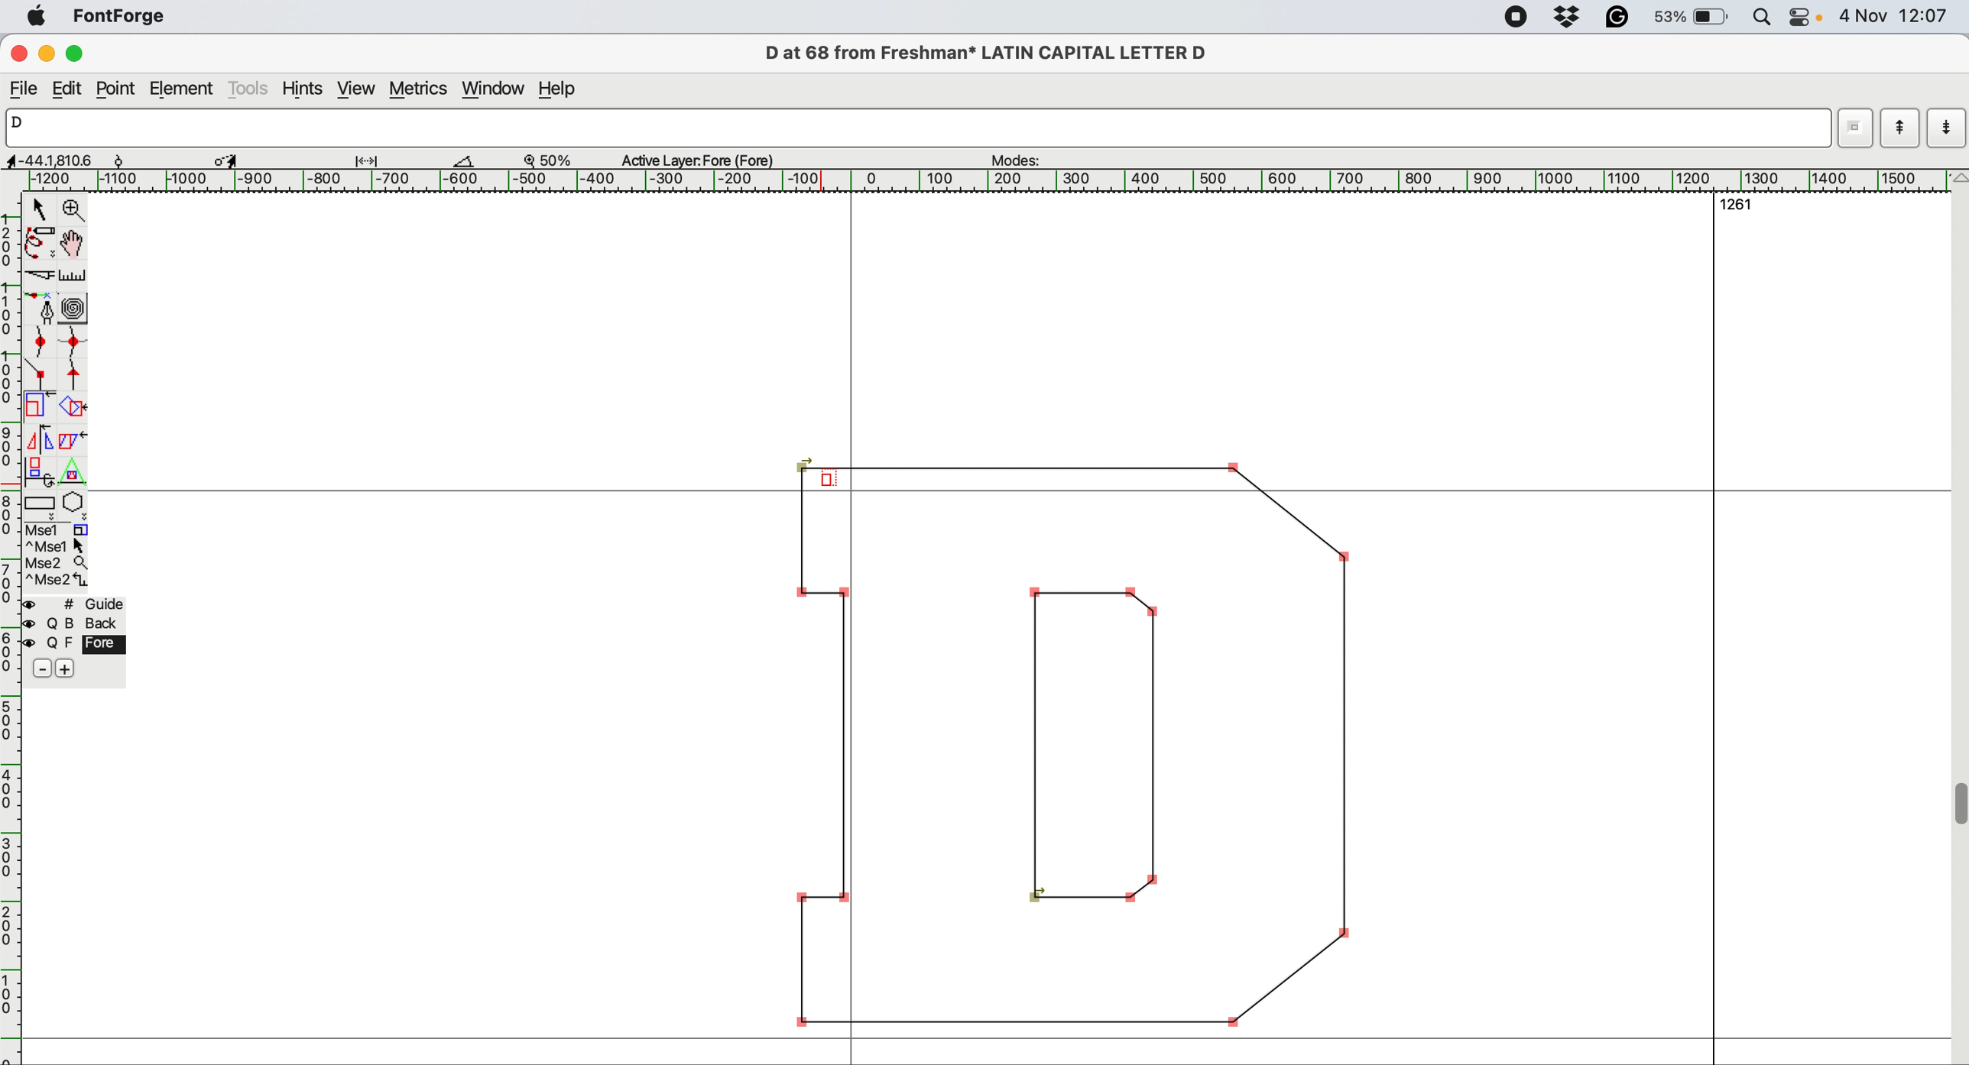  What do you see at coordinates (37, 343) in the screenshot?
I see `add a curve point` at bounding box center [37, 343].